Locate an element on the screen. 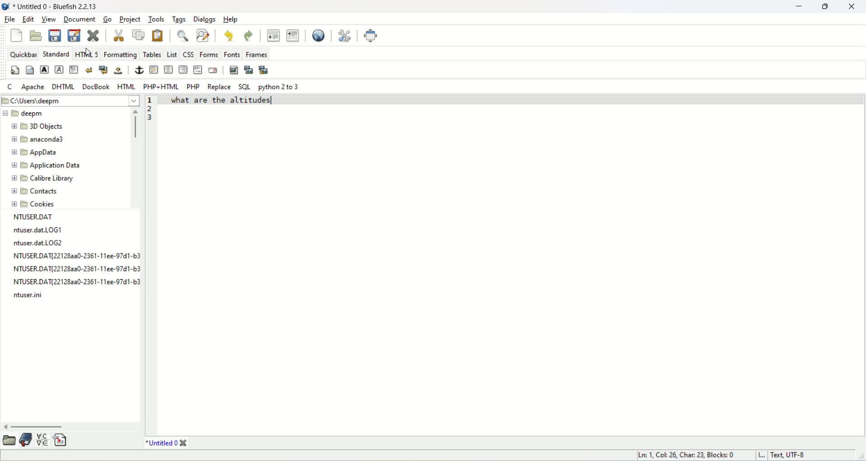  PHP is located at coordinates (194, 86).